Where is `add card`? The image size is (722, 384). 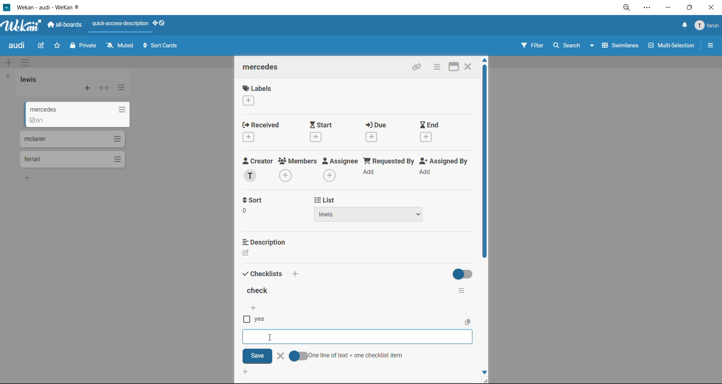 add card is located at coordinates (88, 90).